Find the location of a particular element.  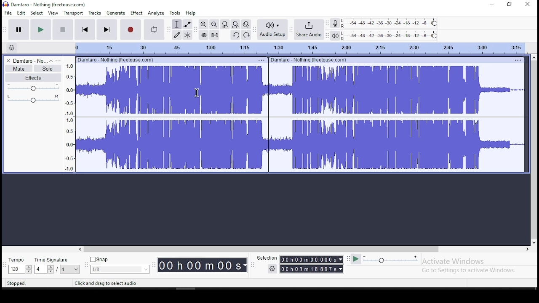

effects is located at coordinates (33, 78).